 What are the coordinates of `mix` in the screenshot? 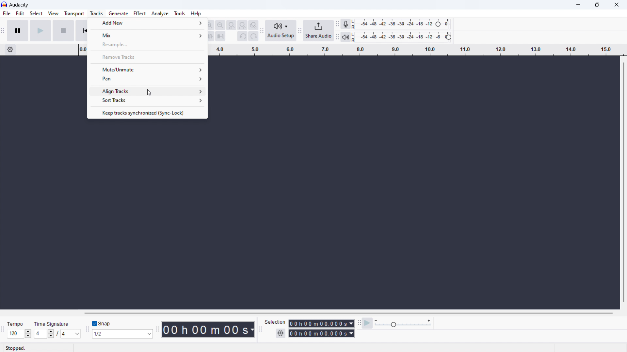 It's located at (147, 34).